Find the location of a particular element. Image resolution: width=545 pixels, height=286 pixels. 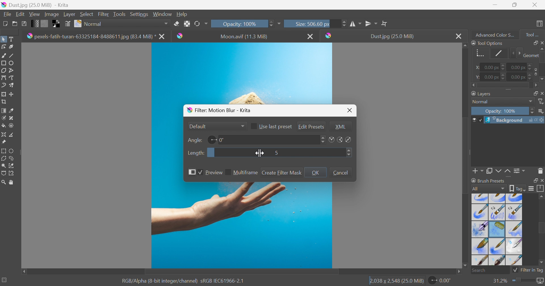

Preview is located at coordinates (214, 173).